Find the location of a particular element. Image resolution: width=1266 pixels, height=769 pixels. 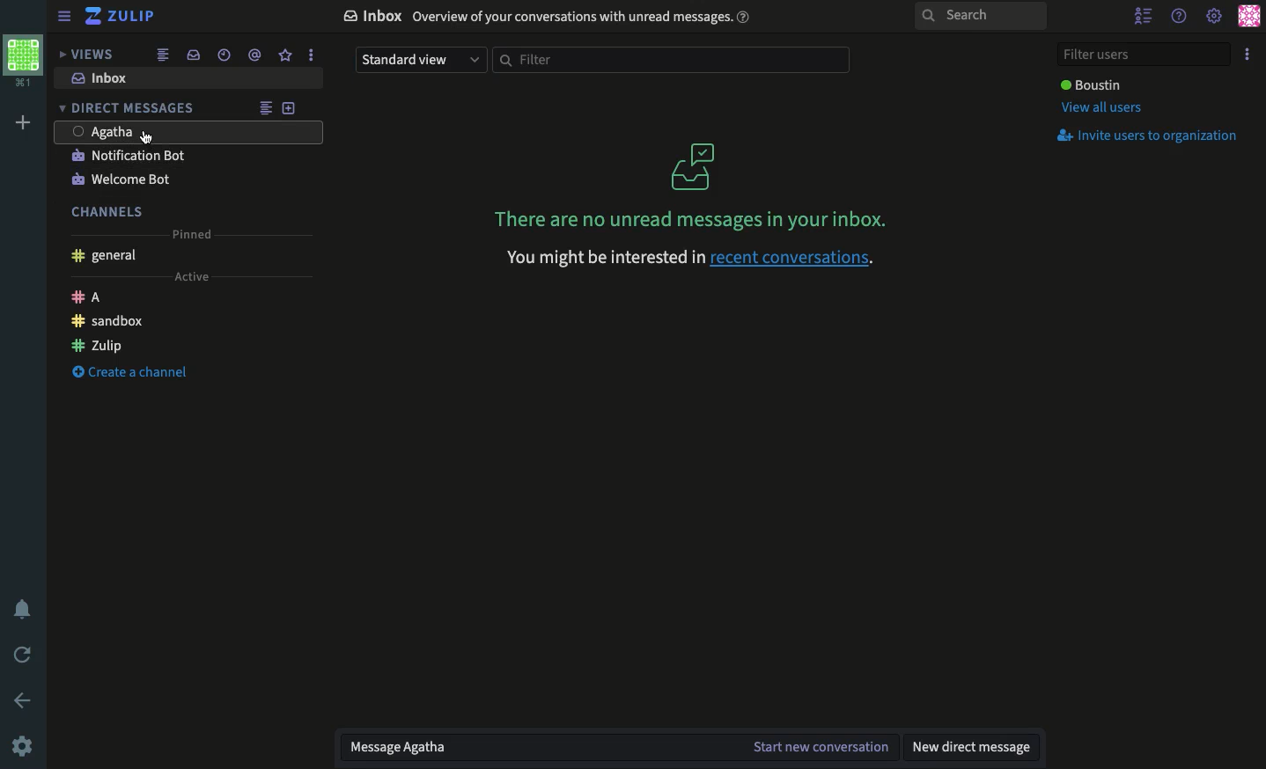

hyperlink is located at coordinates (795, 260).